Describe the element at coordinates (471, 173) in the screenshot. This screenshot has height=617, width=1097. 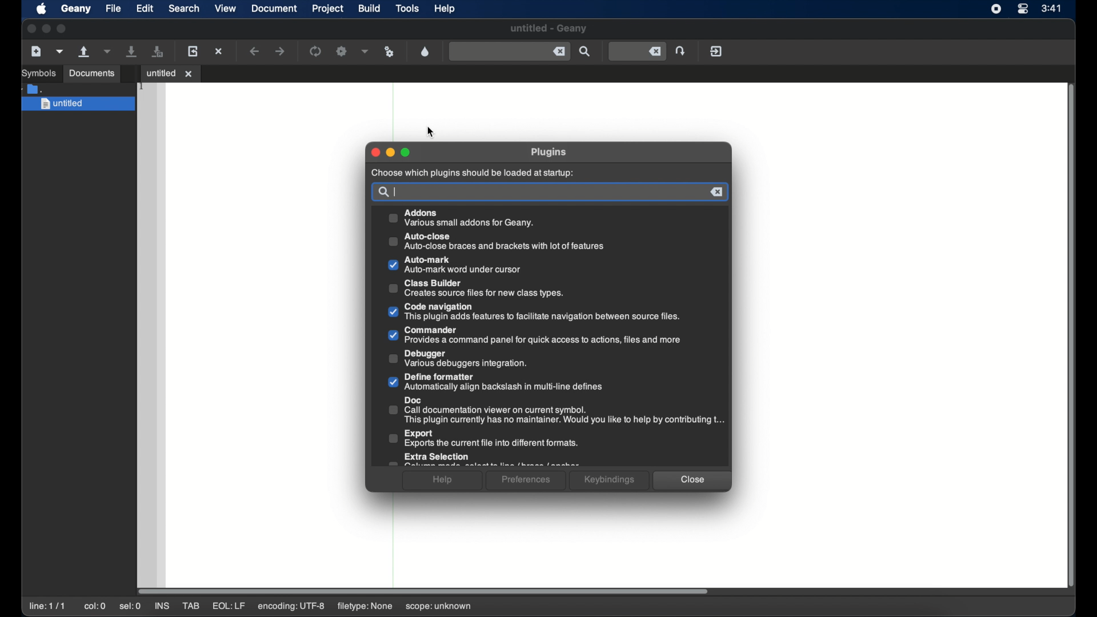
I see `choose which plugins should be loaded at startup` at that location.